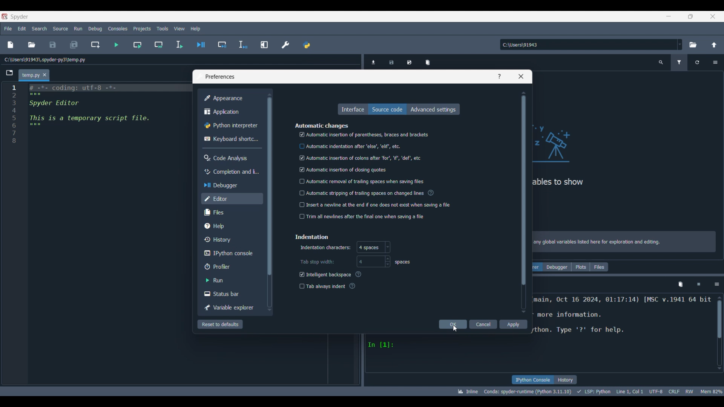 This screenshot has height=407, width=724. What do you see at coordinates (715, 45) in the screenshot?
I see `Change to parent directory` at bounding box center [715, 45].